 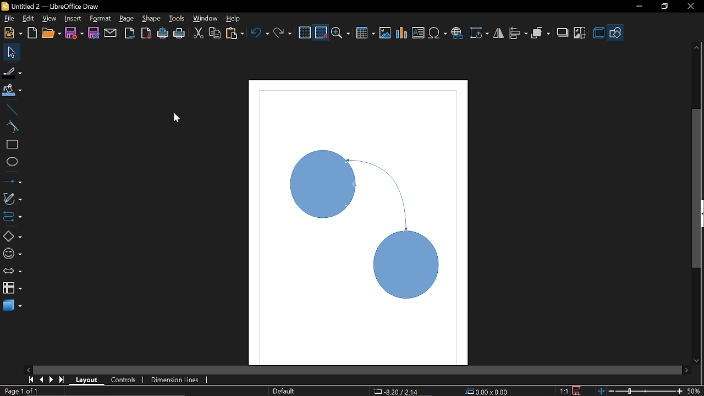 I want to click on Current page, so click(x=21, y=392).